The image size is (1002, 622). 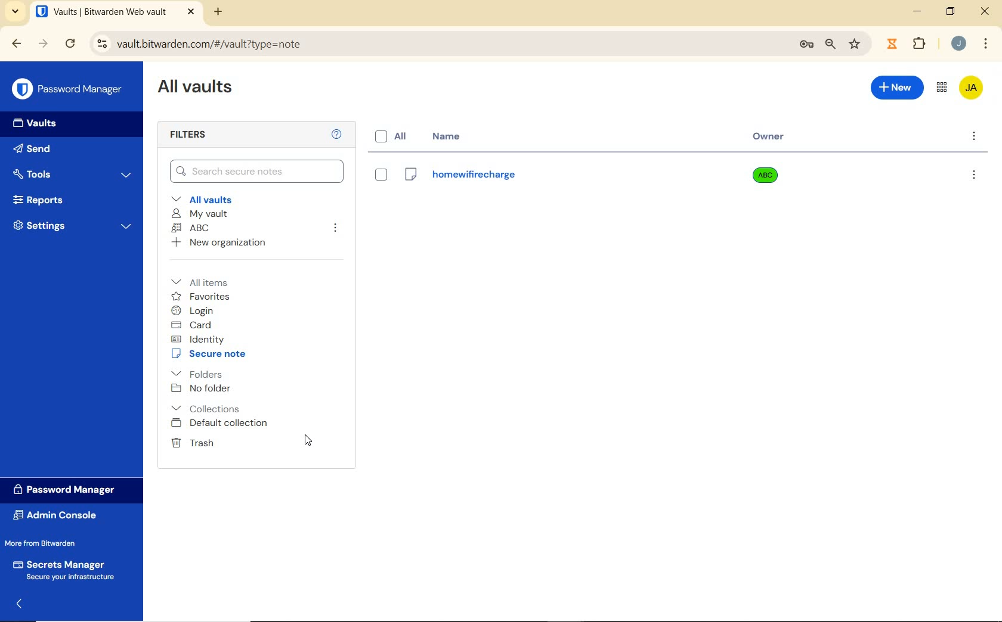 What do you see at coordinates (394, 137) in the screenshot?
I see `all` at bounding box center [394, 137].